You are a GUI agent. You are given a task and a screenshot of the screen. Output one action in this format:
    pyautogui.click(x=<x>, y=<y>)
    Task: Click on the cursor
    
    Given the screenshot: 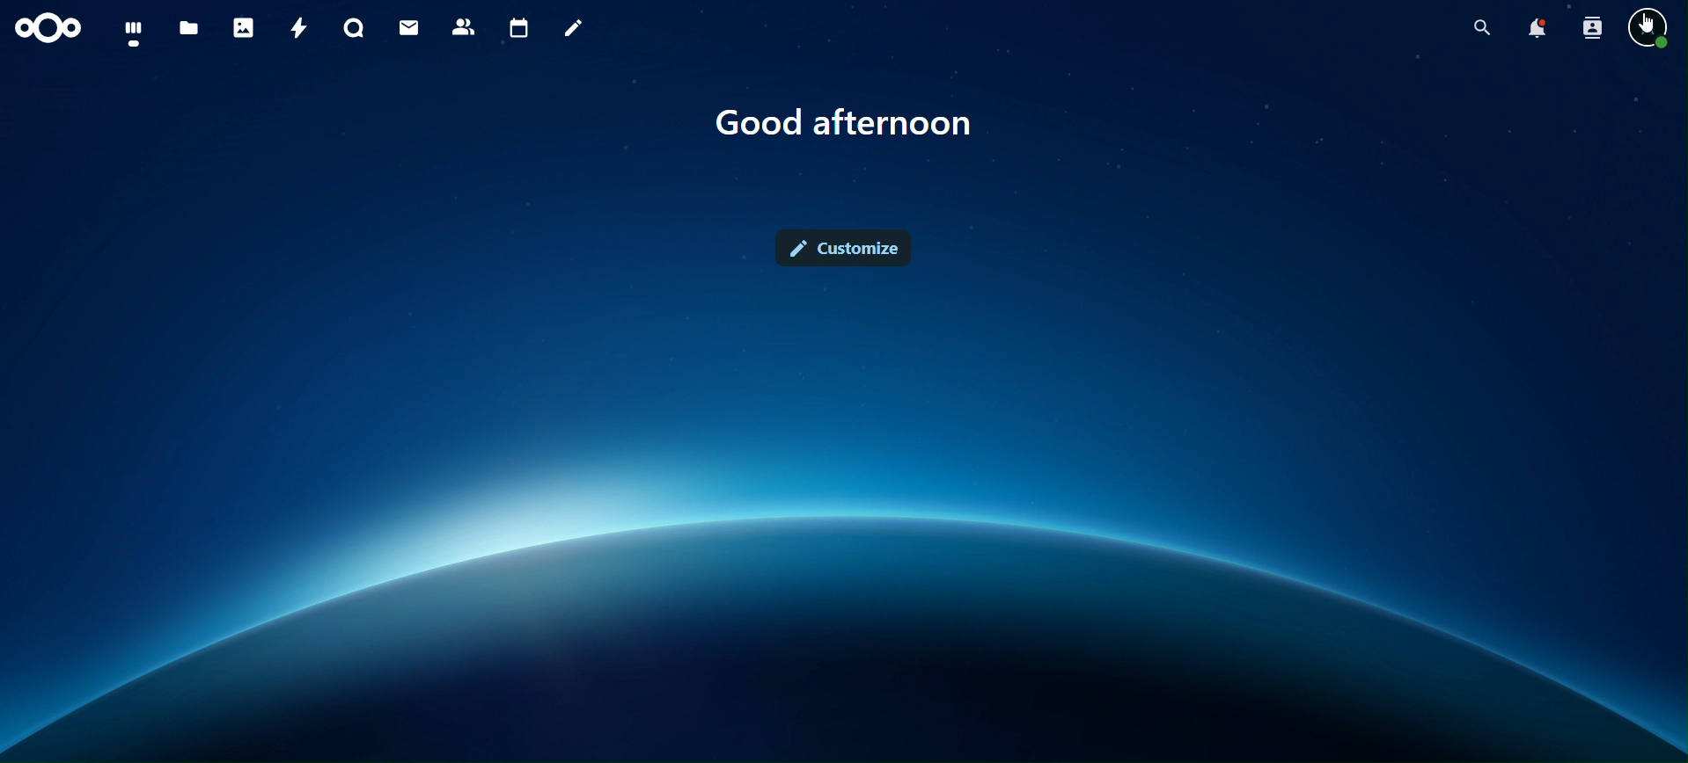 What is the action you would take?
    pyautogui.click(x=1647, y=26)
    